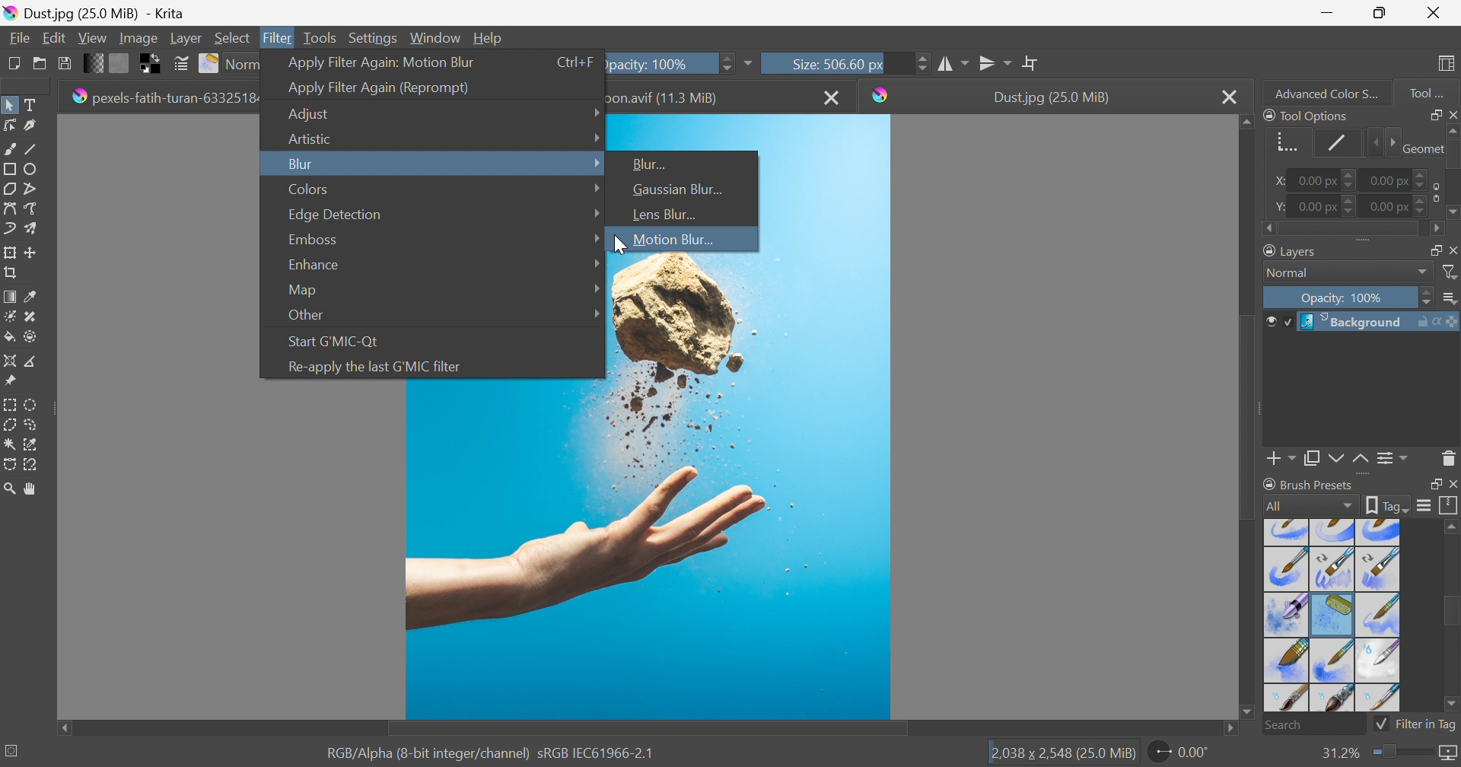 This screenshot has width=1461, height=767. I want to click on Drop Down, so click(594, 189).